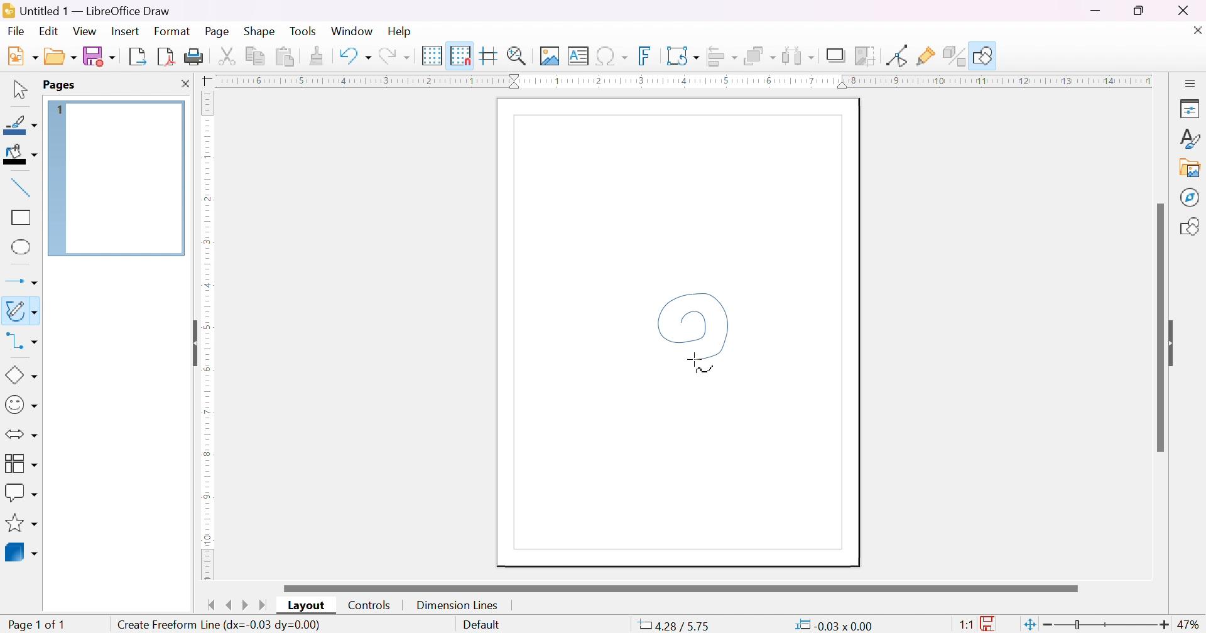 This screenshot has width=1206, height=633. Describe the element at coordinates (318, 56) in the screenshot. I see `clone formatting` at that location.